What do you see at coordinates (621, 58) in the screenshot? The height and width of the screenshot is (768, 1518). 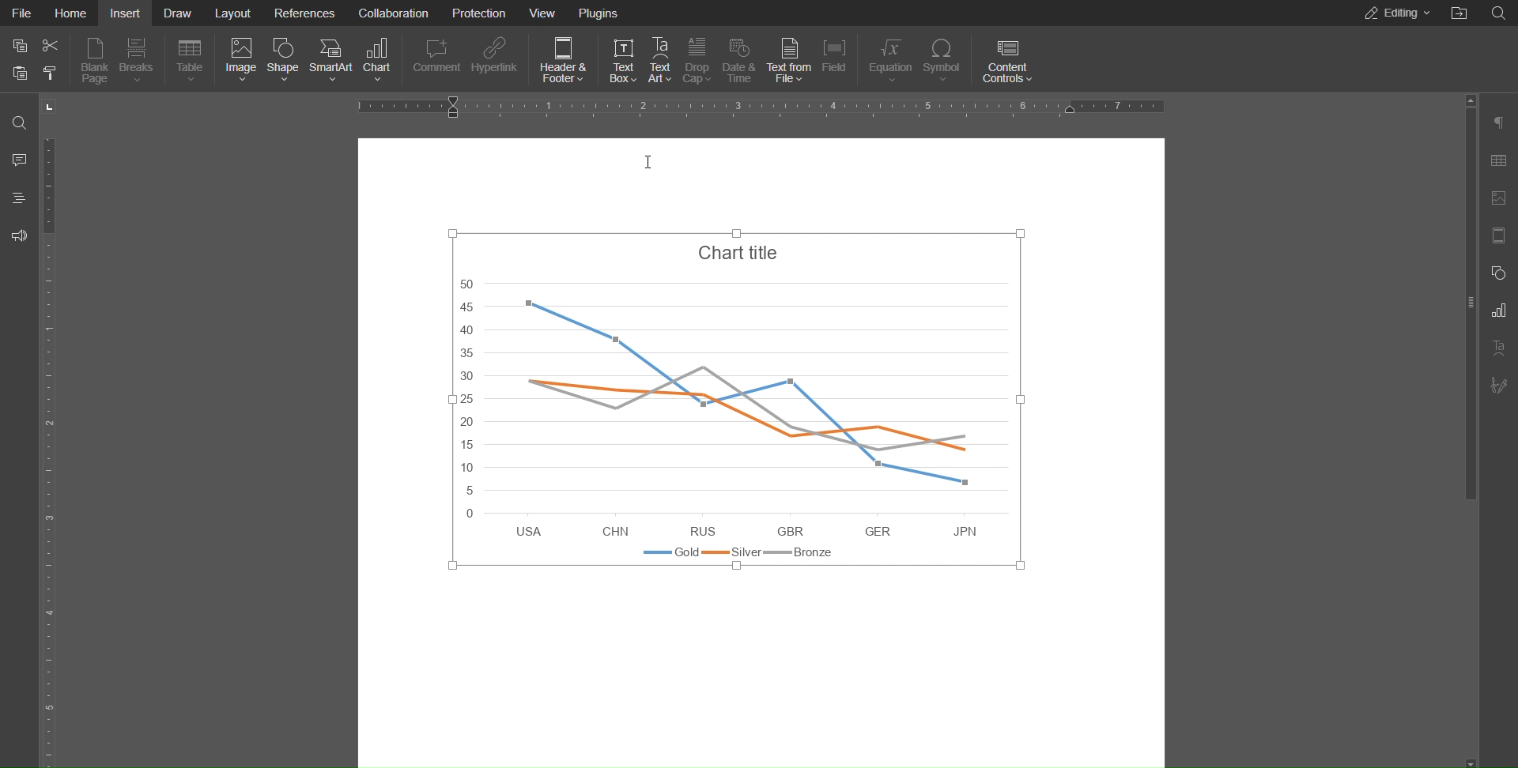 I see `Text Box` at bounding box center [621, 58].